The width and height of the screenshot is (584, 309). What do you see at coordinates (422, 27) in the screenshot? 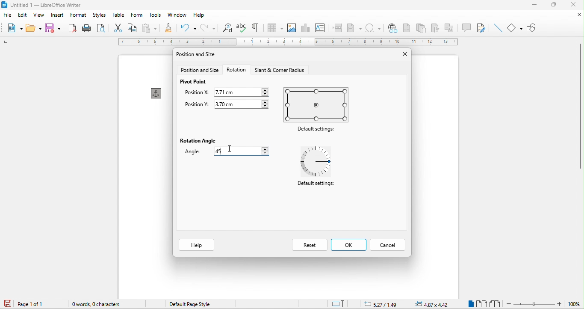
I see `endnote` at bounding box center [422, 27].